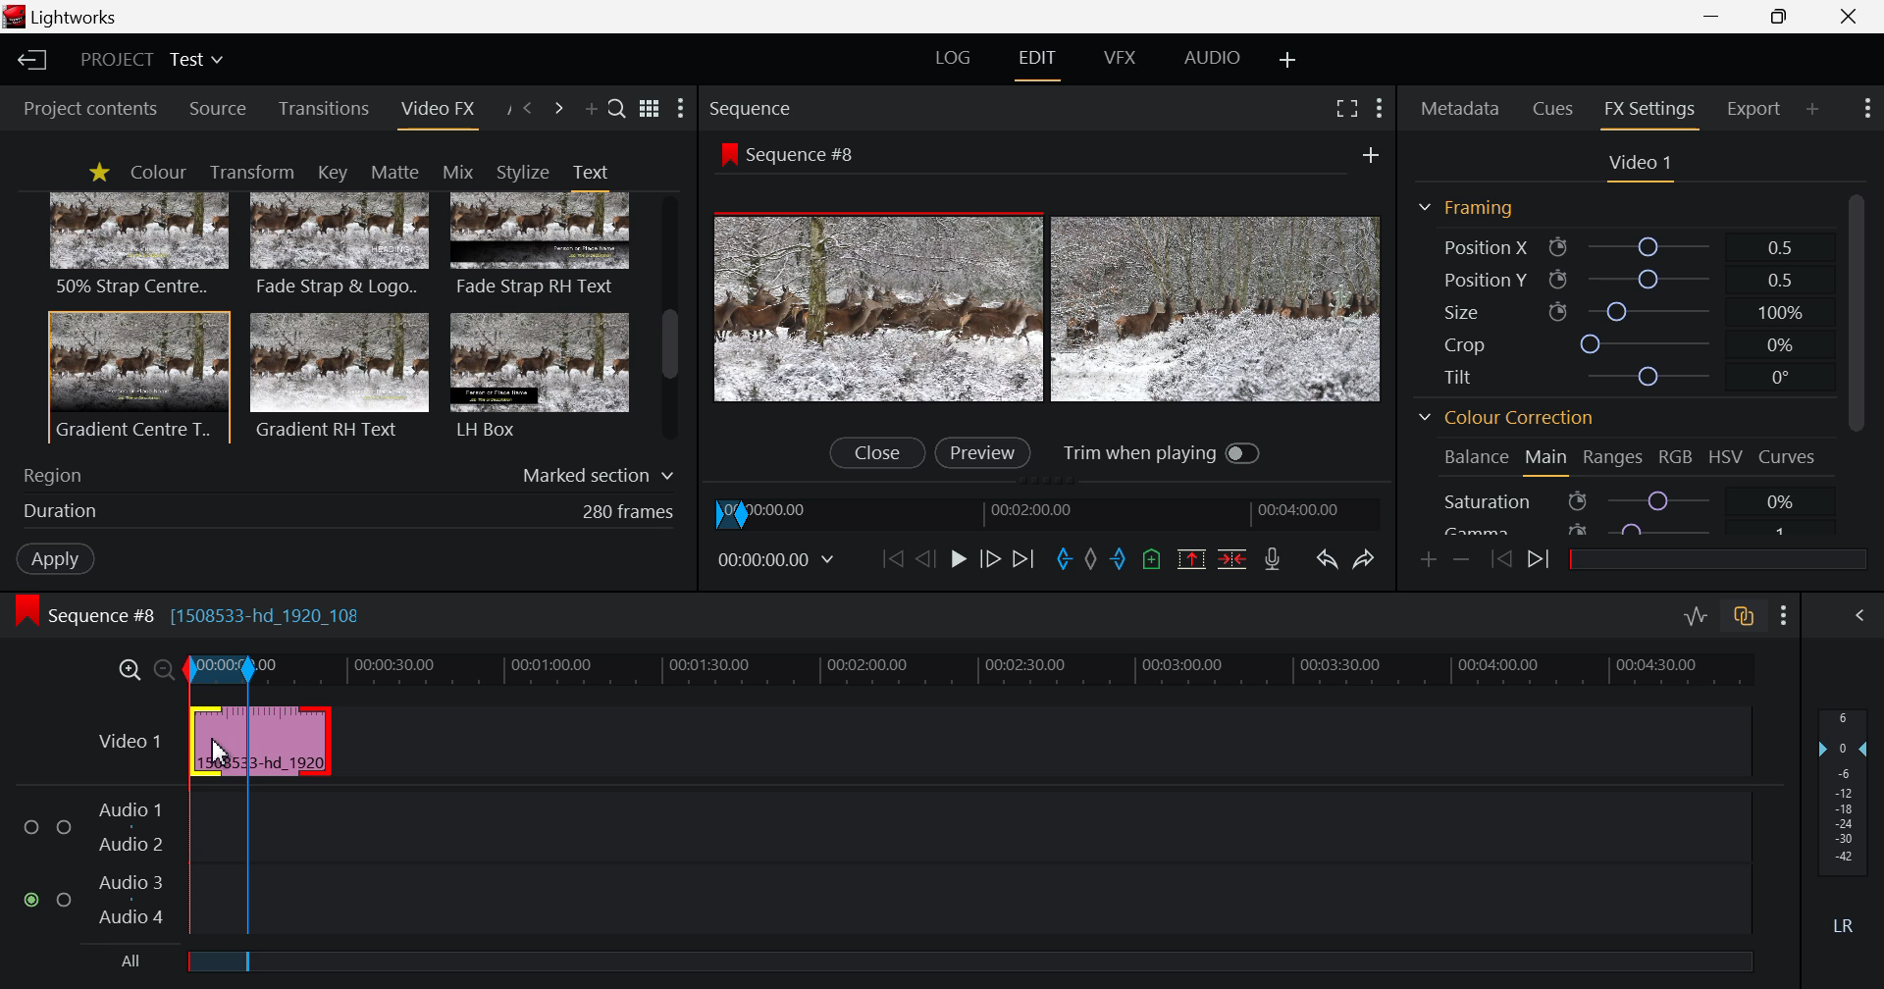  I want to click on Restore Down, so click(1715, 17).